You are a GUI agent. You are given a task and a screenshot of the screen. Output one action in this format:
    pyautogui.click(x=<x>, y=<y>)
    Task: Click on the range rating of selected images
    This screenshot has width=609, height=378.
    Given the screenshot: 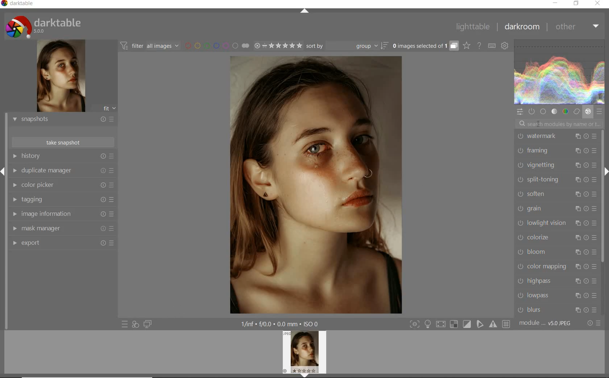 What is the action you would take?
    pyautogui.click(x=278, y=46)
    